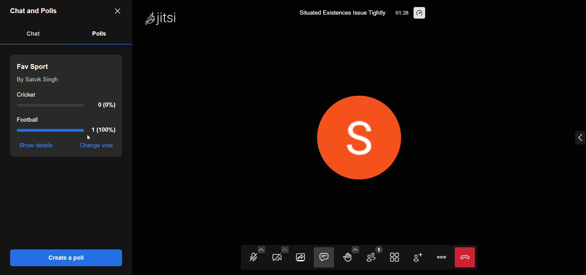 This screenshot has width=586, height=275. Describe the element at coordinates (275, 258) in the screenshot. I see `camera` at that location.